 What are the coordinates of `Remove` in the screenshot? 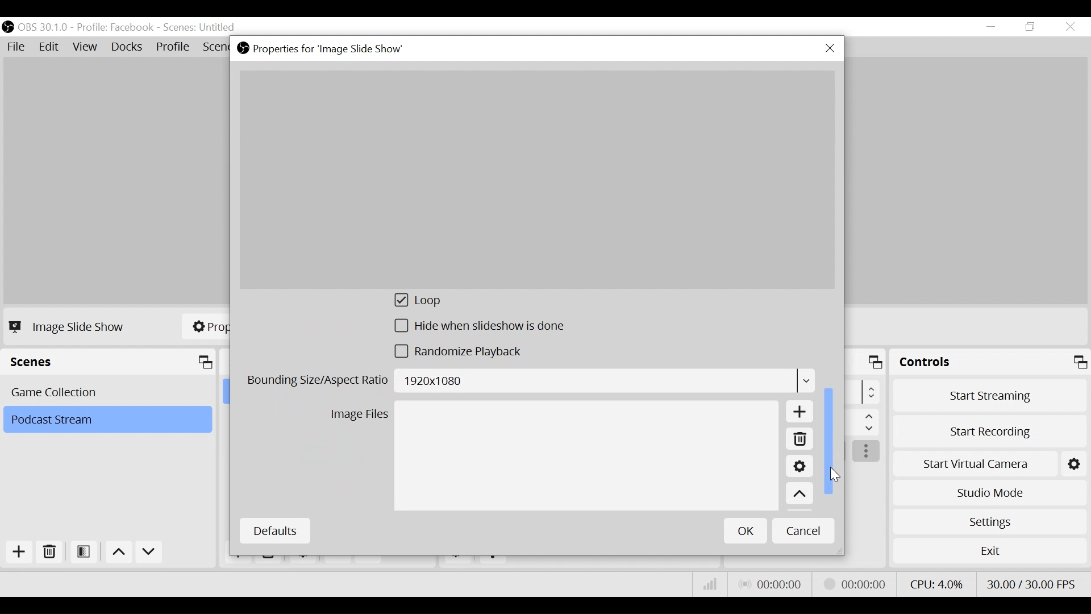 It's located at (50, 553).